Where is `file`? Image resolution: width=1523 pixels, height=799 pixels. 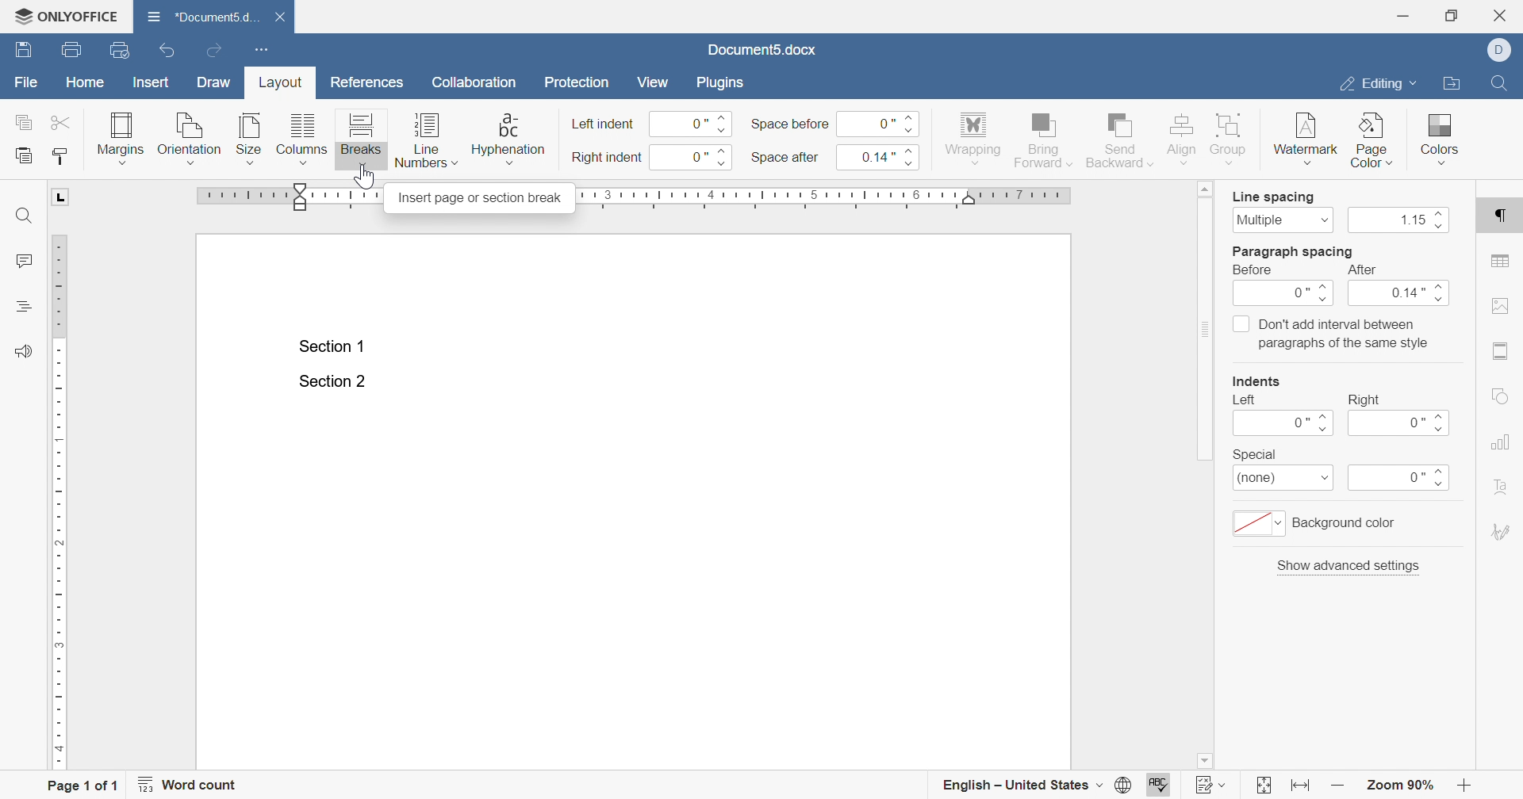 file is located at coordinates (27, 81).